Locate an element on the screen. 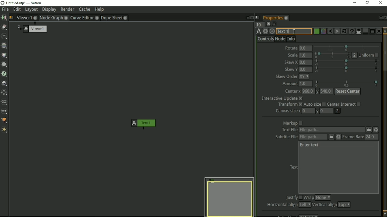  Rotate is located at coordinates (291, 47).